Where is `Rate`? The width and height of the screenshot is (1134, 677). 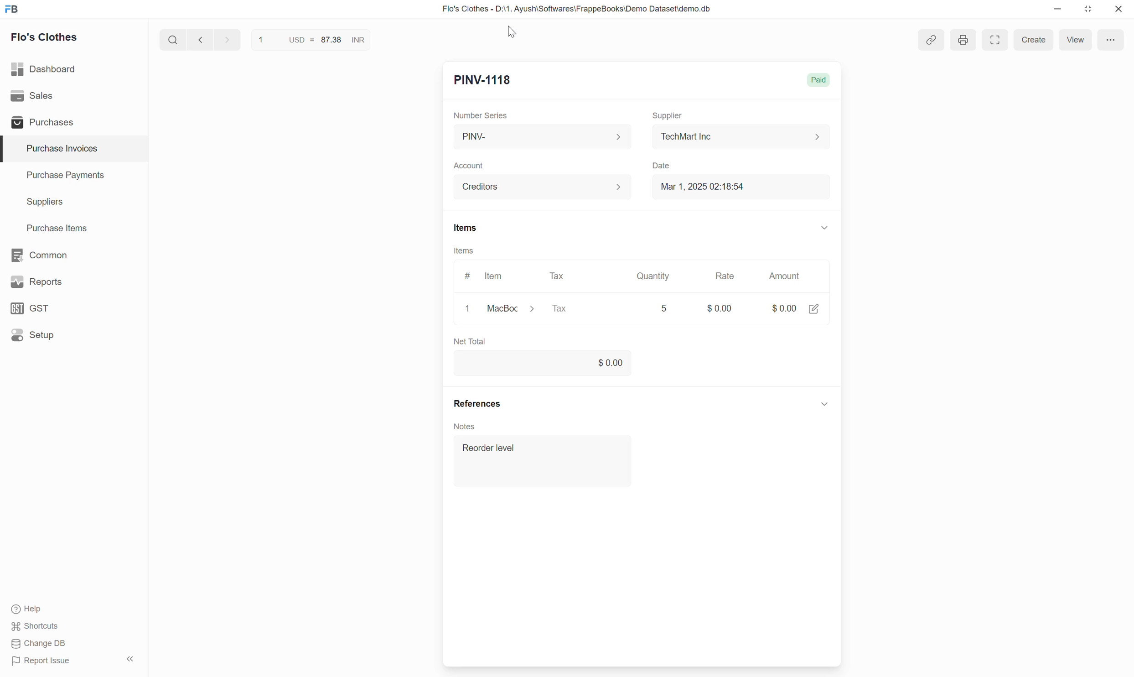
Rate is located at coordinates (725, 276).